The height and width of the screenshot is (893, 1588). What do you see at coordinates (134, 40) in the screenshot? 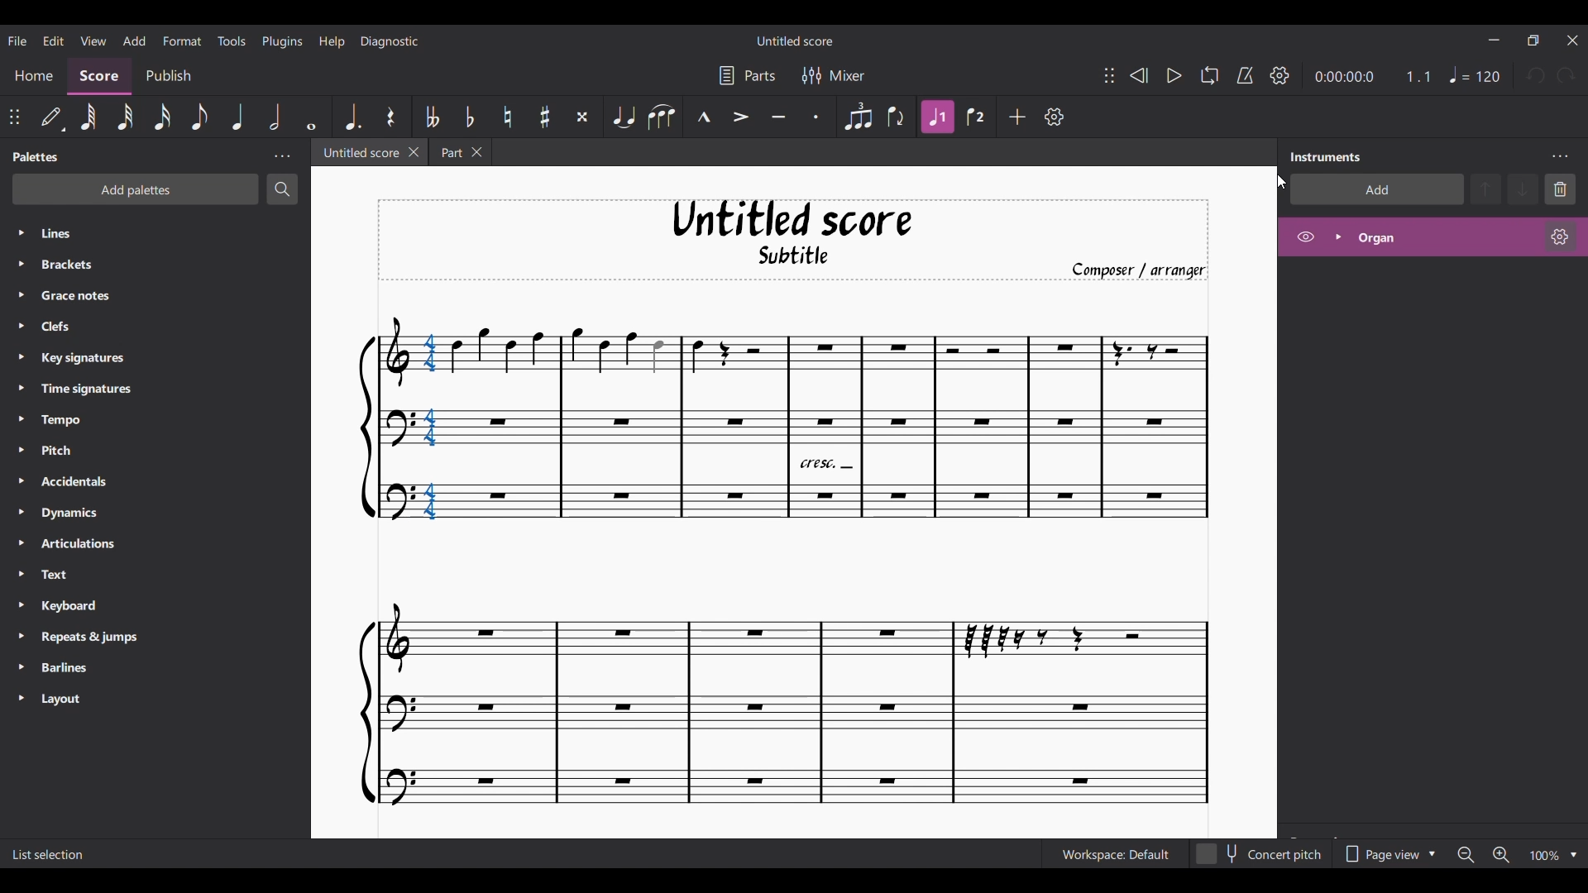
I see `Add menu` at bounding box center [134, 40].